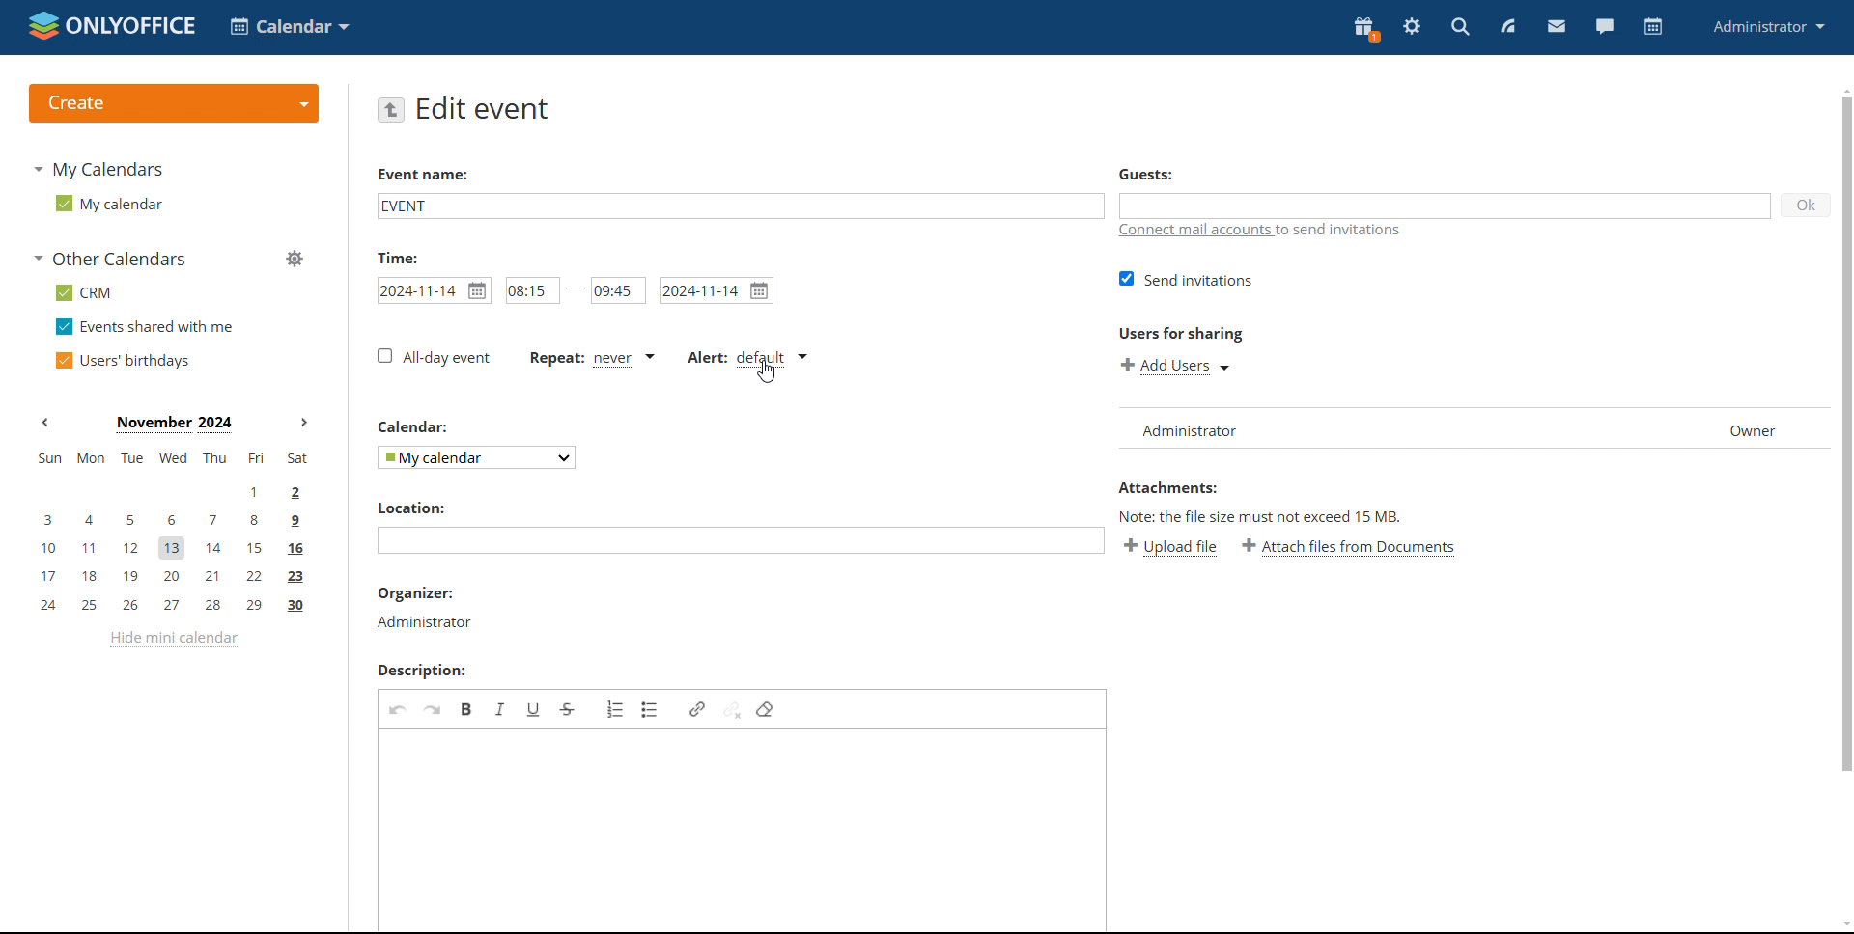  What do you see at coordinates (1654, 27) in the screenshot?
I see `calendar` at bounding box center [1654, 27].